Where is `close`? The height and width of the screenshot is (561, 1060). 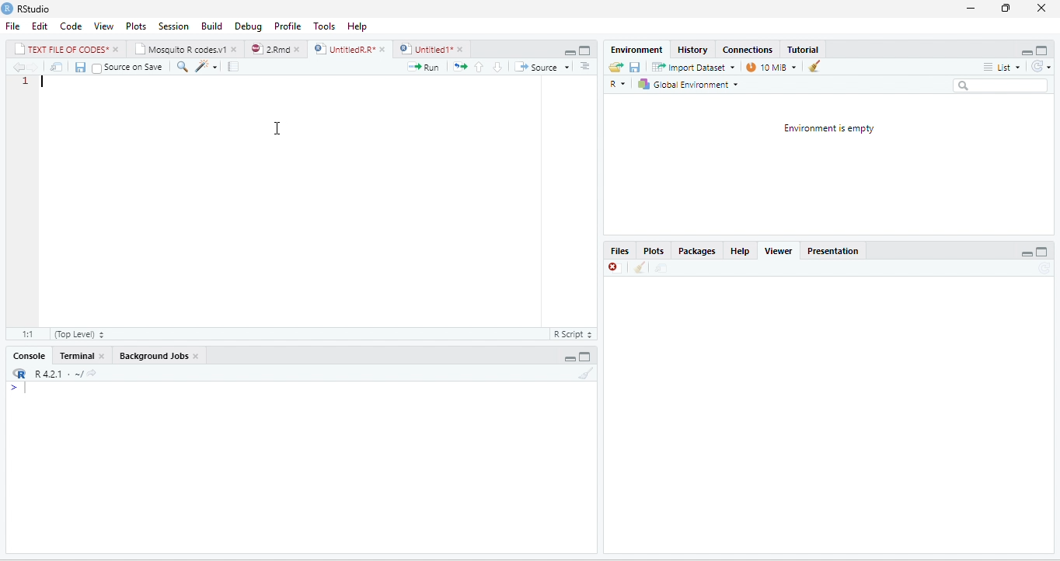
close is located at coordinates (614, 269).